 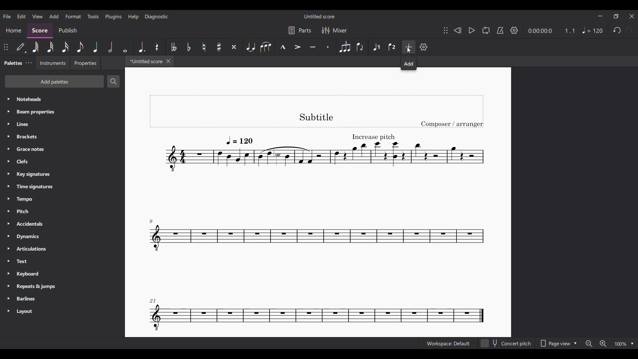 What do you see at coordinates (472, 30) in the screenshot?
I see `Play` at bounding box center [472, 30].